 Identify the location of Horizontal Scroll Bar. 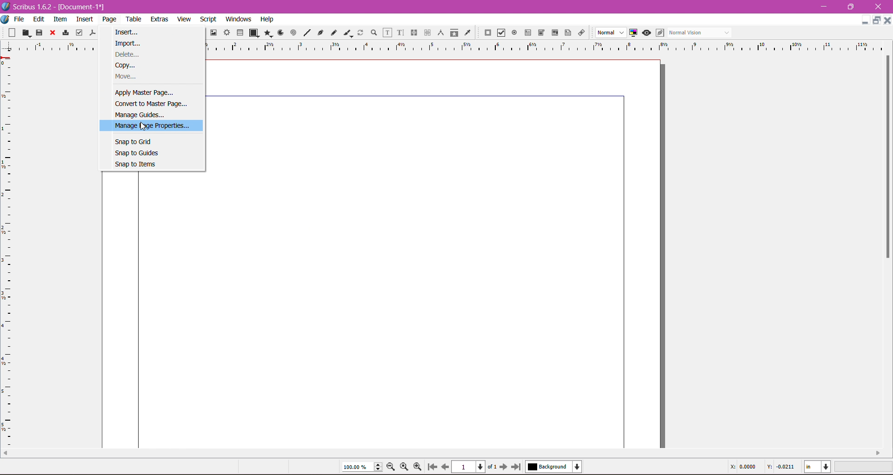
(442, 453).